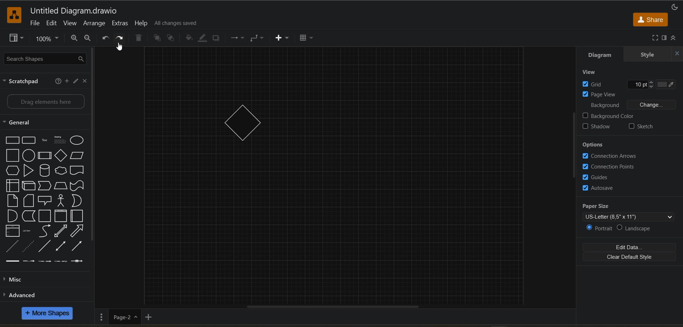 This screenshot has width=683, height=327. I want to click on curve, so click(44, 232).